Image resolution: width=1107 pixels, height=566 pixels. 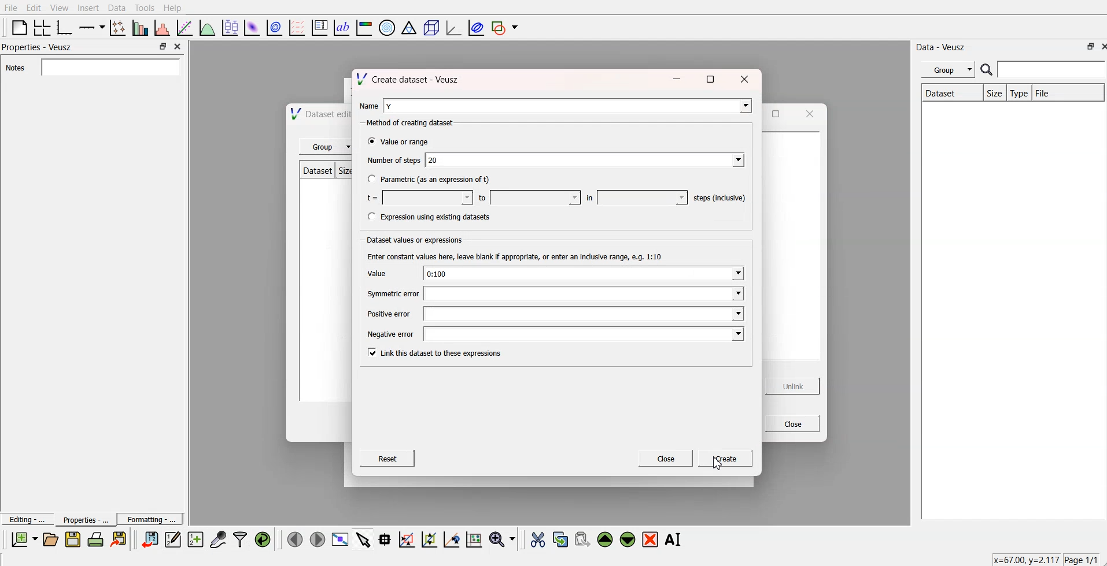 I want to click on plot bar graphs, so click(x=141, y=28).